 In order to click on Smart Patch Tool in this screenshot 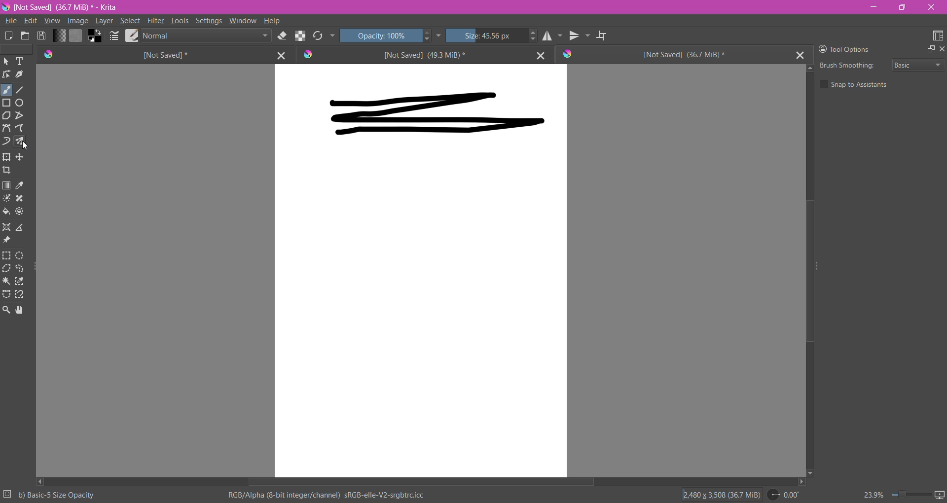, I will do `click(20, 199)`.